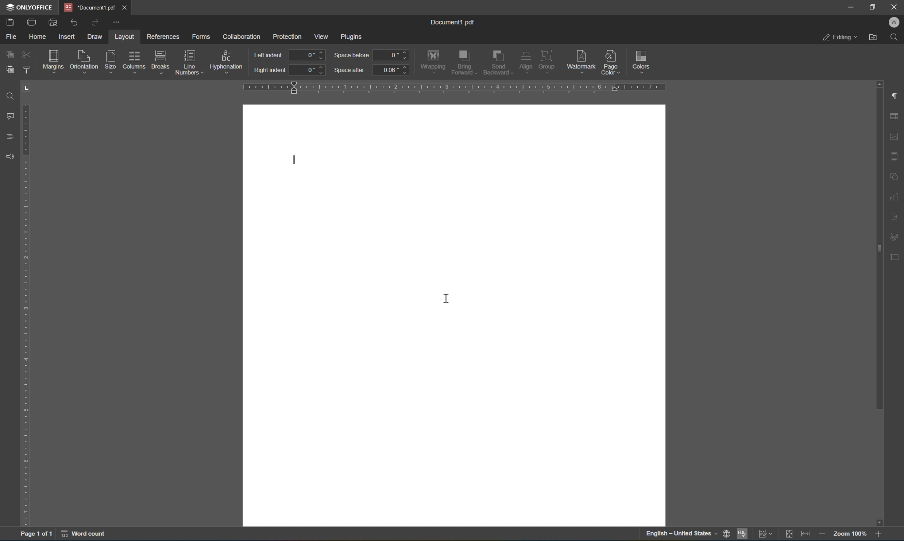 The width and height of the screenshot is (904, 541). Describe the element at coordinates (822, 534) in the screenshot. I see `zoom out` at that location.